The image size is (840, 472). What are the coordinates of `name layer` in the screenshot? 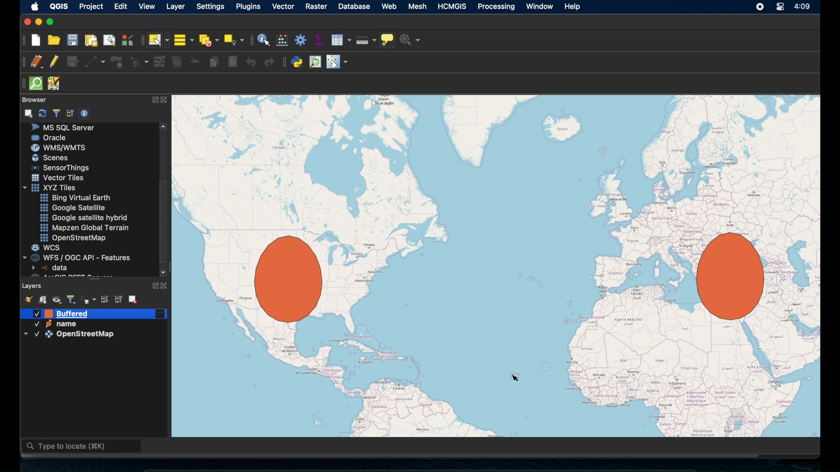 It's located at (59, 325).